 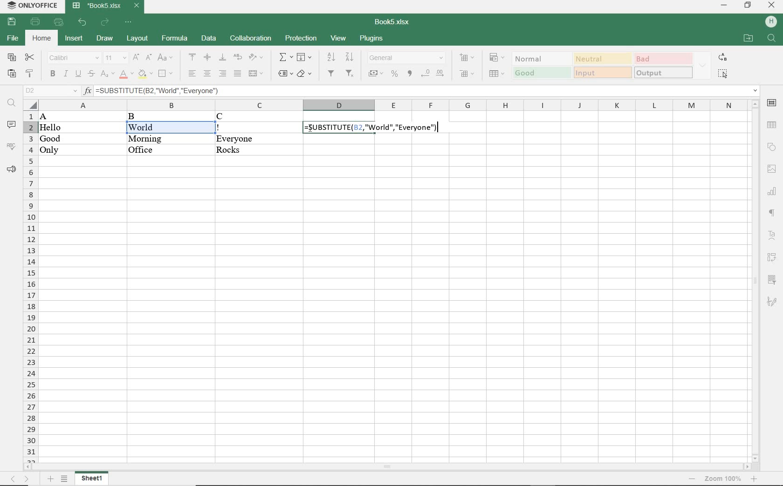 What do you see at coordinates (467, 58) in the screenshot?
I see `insert cells` at bounding box center [467, 58].